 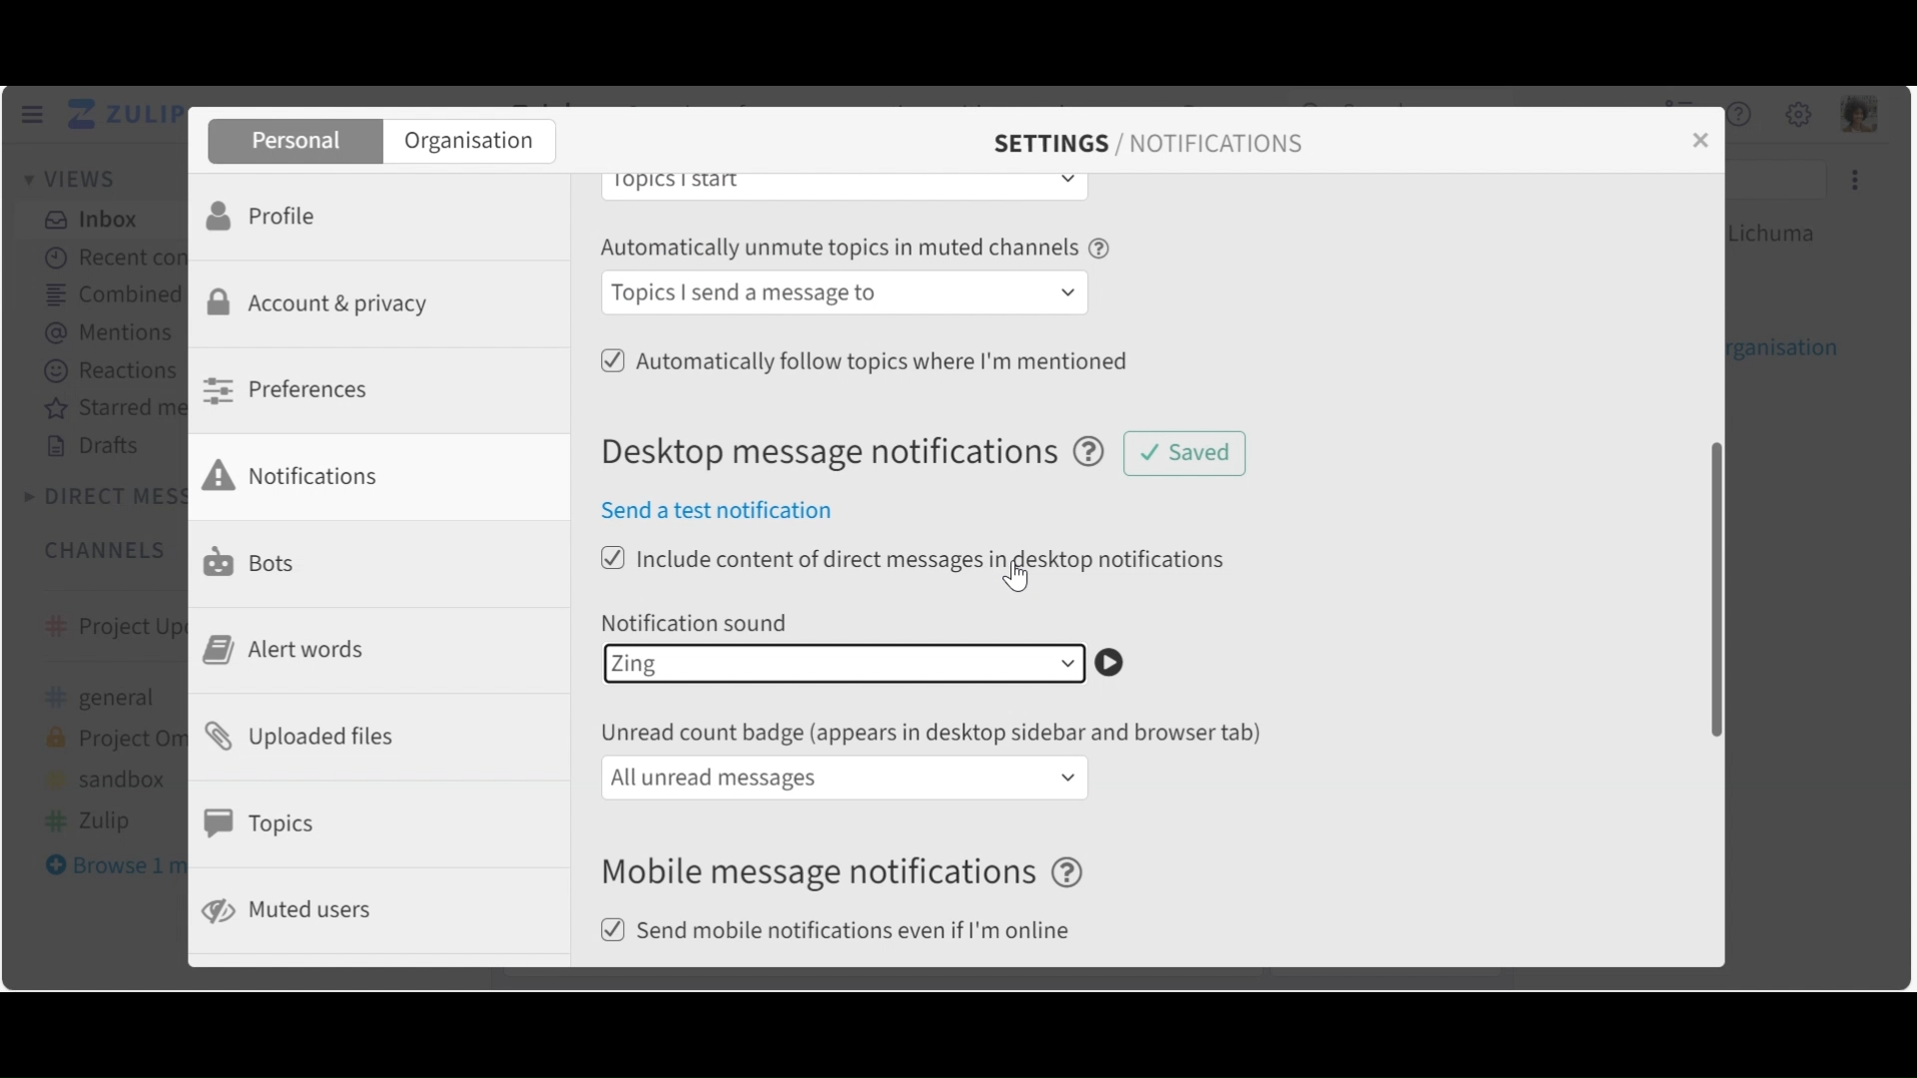 What do you see at coordinates (916, 560) in the screenshot?
I see `(un)select include content of direct messages in desktop notifications` at bounding box center [916, 560].